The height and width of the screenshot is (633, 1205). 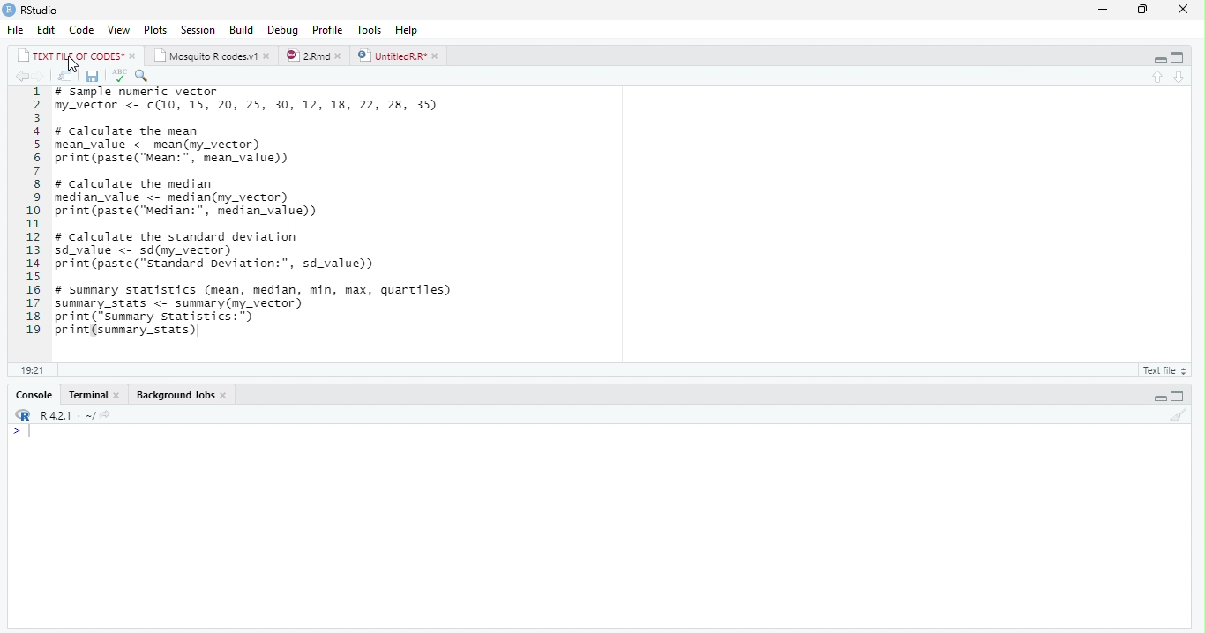 I want to click on minimize, so click(x=1159, y=398).